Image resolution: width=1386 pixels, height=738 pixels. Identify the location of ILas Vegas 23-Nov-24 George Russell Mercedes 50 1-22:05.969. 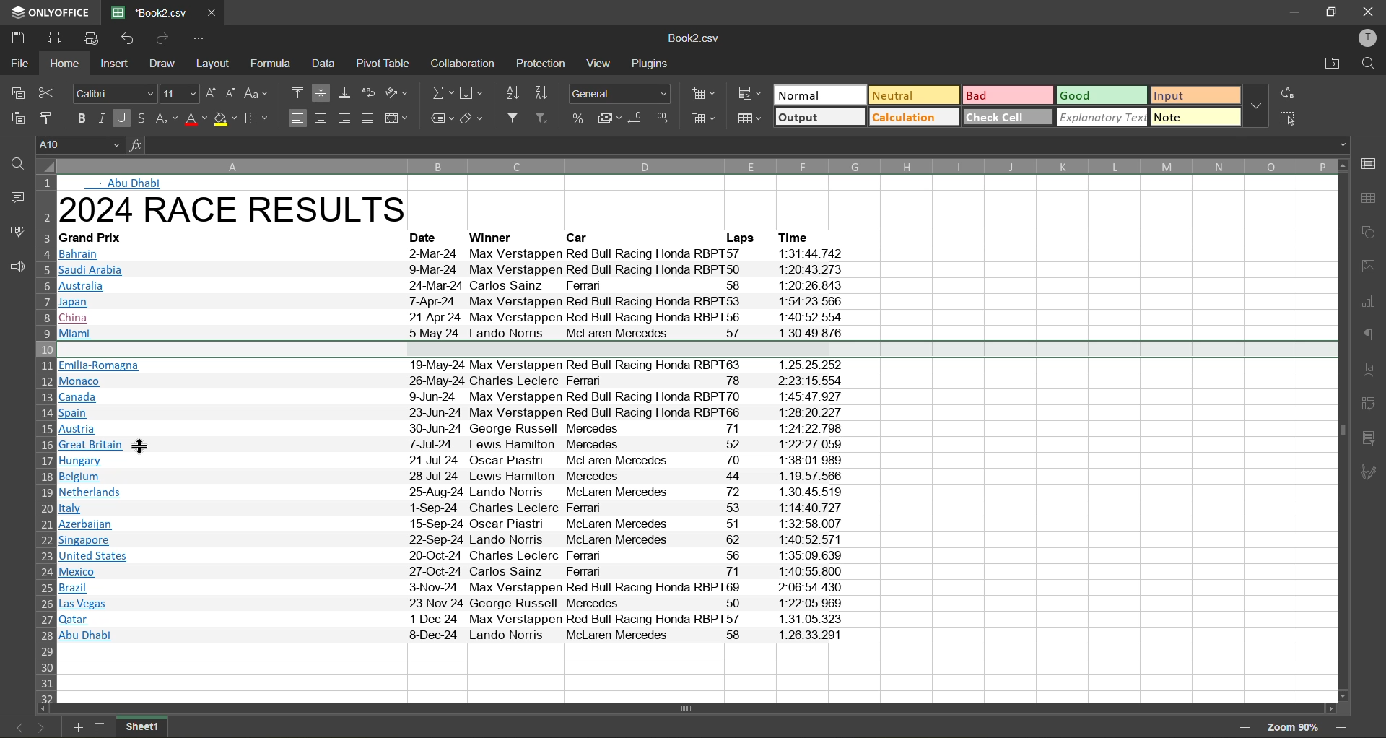
(451, 604).